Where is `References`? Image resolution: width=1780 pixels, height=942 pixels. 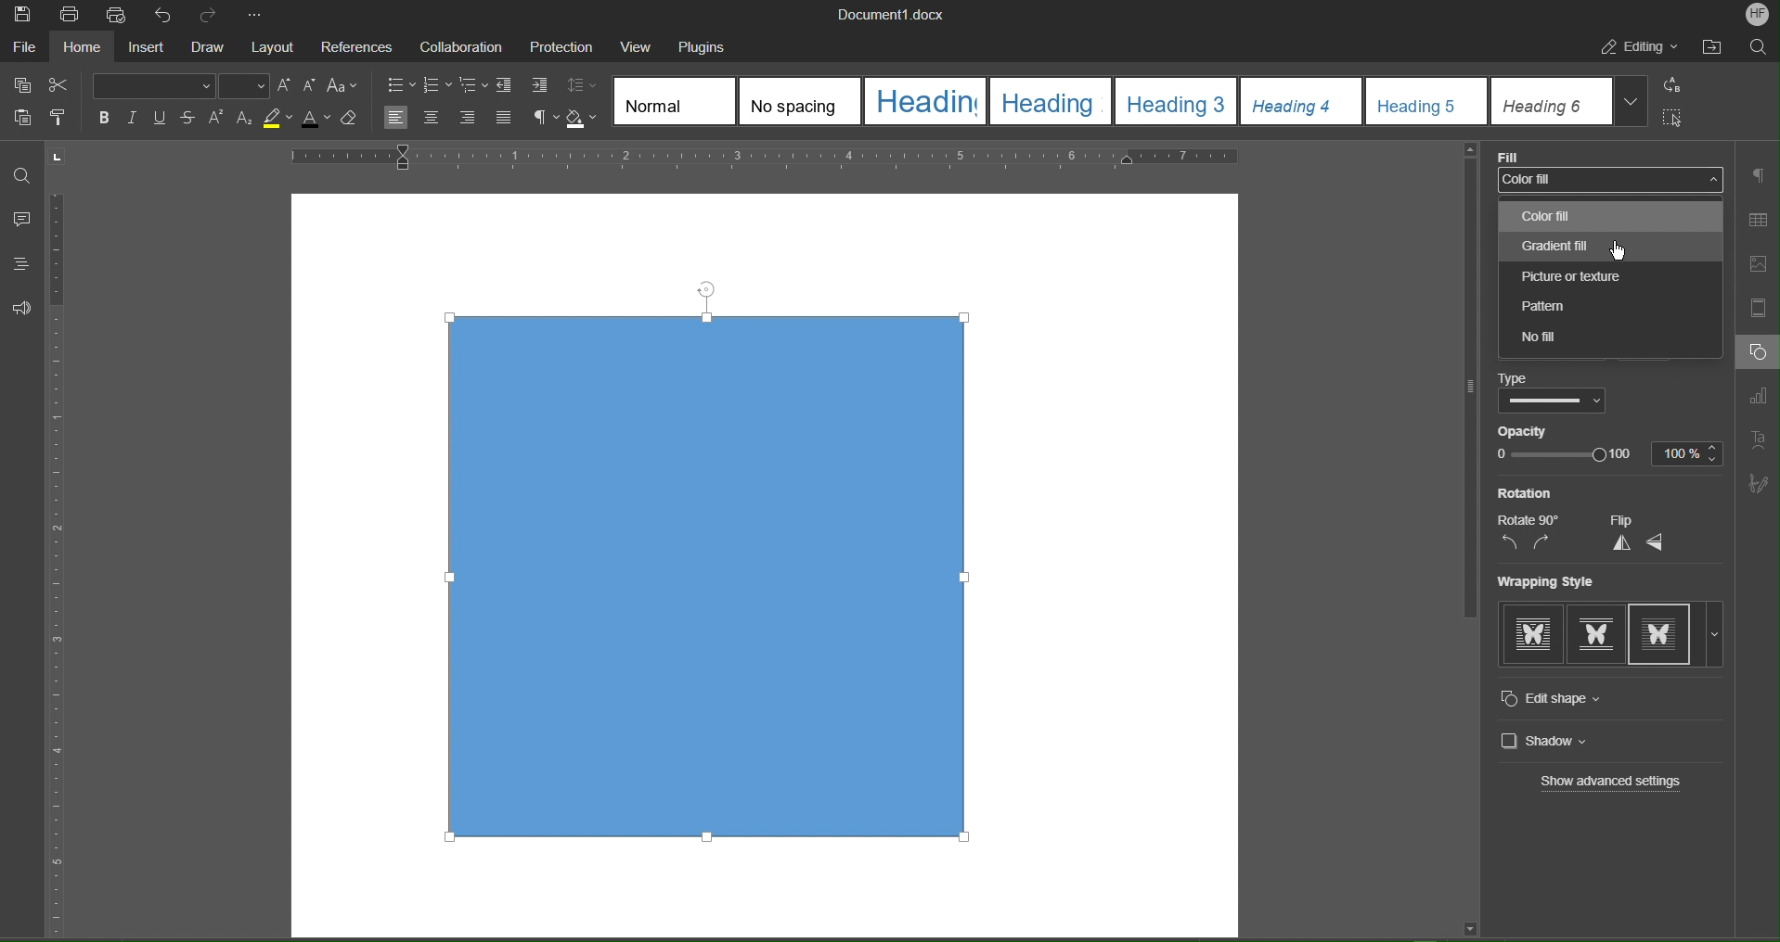 References is located at coordinates (360, 45).